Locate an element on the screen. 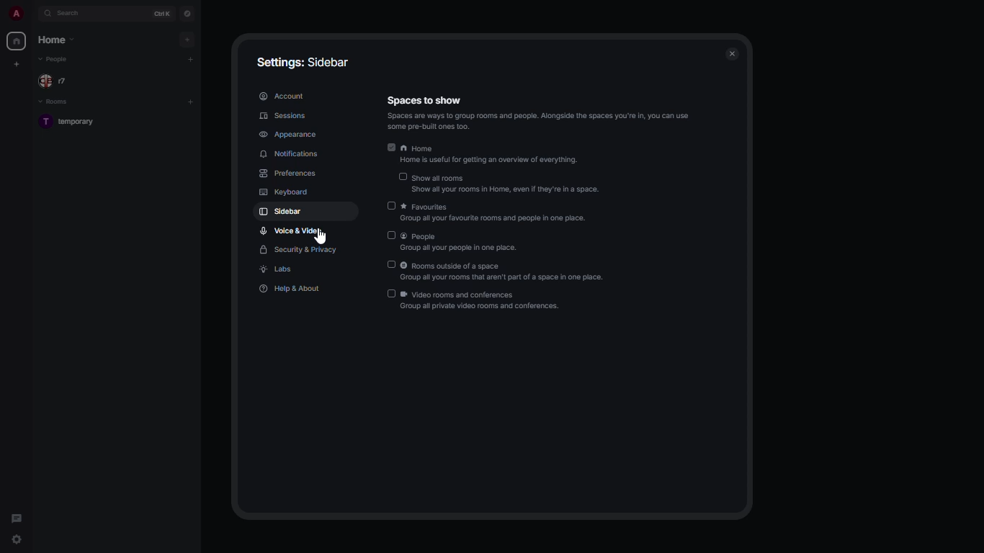  home is located at coordinates (461, 149).